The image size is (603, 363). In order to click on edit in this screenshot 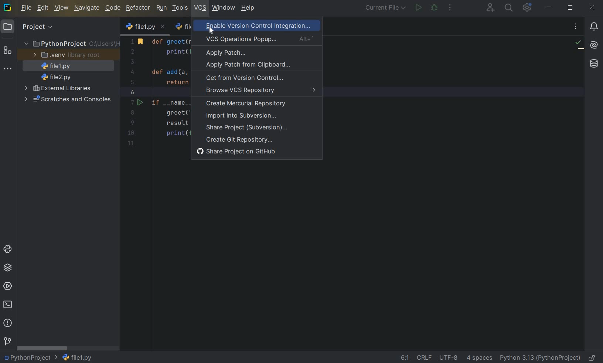, I will do `click(43, 9)`.